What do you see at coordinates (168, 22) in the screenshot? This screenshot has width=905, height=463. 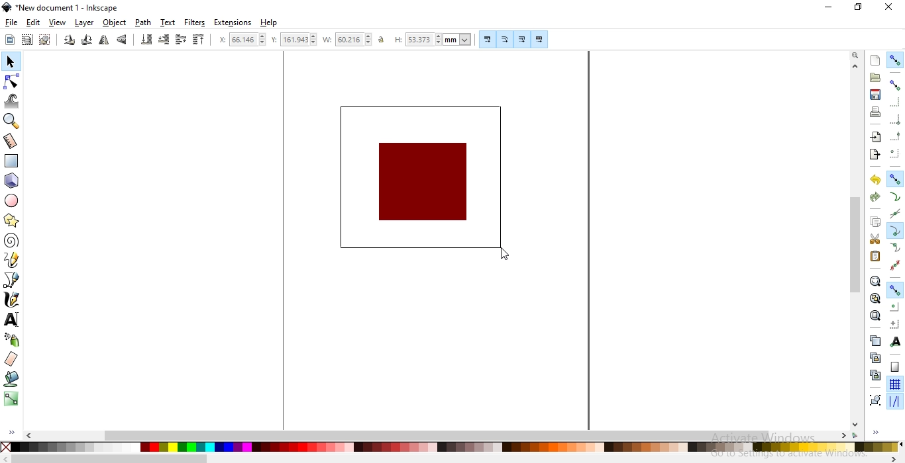 I see `text` at bounding box center [168, 22].